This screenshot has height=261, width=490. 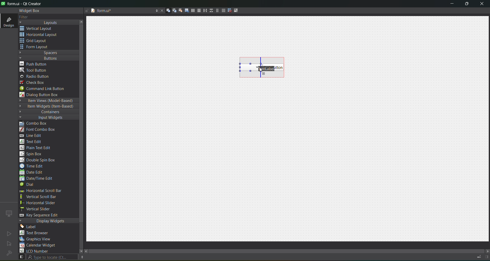 What do you see at coordinates (79, 251) in the screenshot?
I see `move down` at bounding box center [79, 251].